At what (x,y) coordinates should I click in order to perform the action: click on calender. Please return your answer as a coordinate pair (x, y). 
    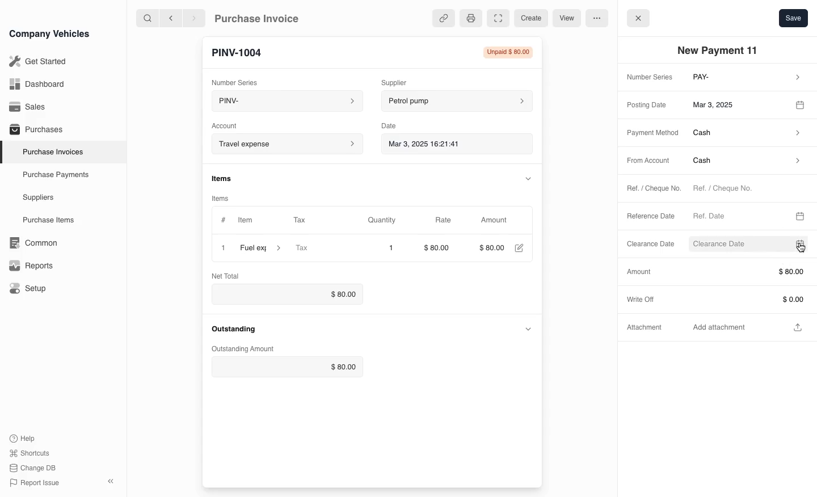
    Looking at the image, I should click on (801, 214).